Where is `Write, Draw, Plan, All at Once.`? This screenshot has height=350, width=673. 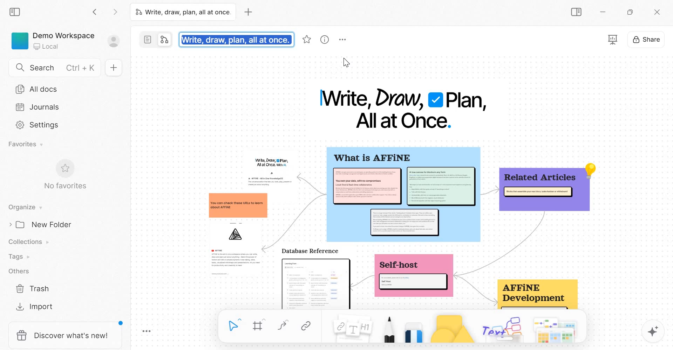 Write, Draw, Plan, All at Once. is located at coordinates (405, 108).